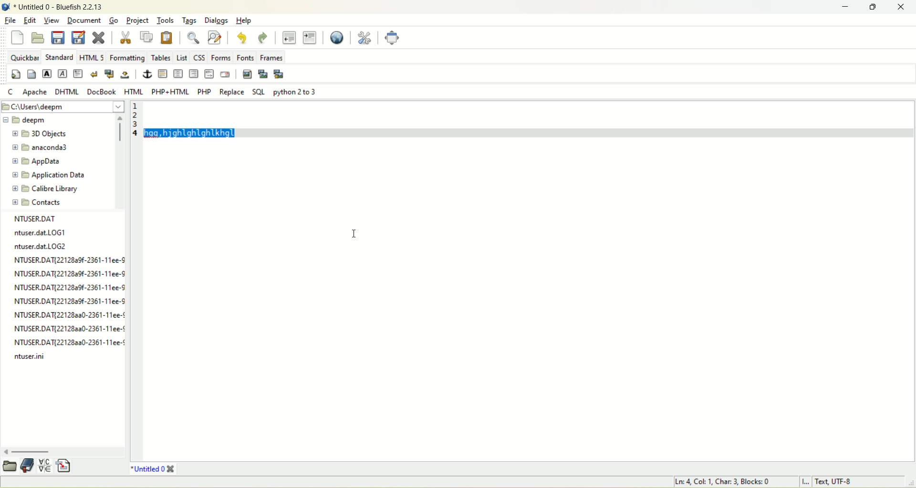 This screenshot has height=488, width=916. I want to click on formatting, so click(125, 58).